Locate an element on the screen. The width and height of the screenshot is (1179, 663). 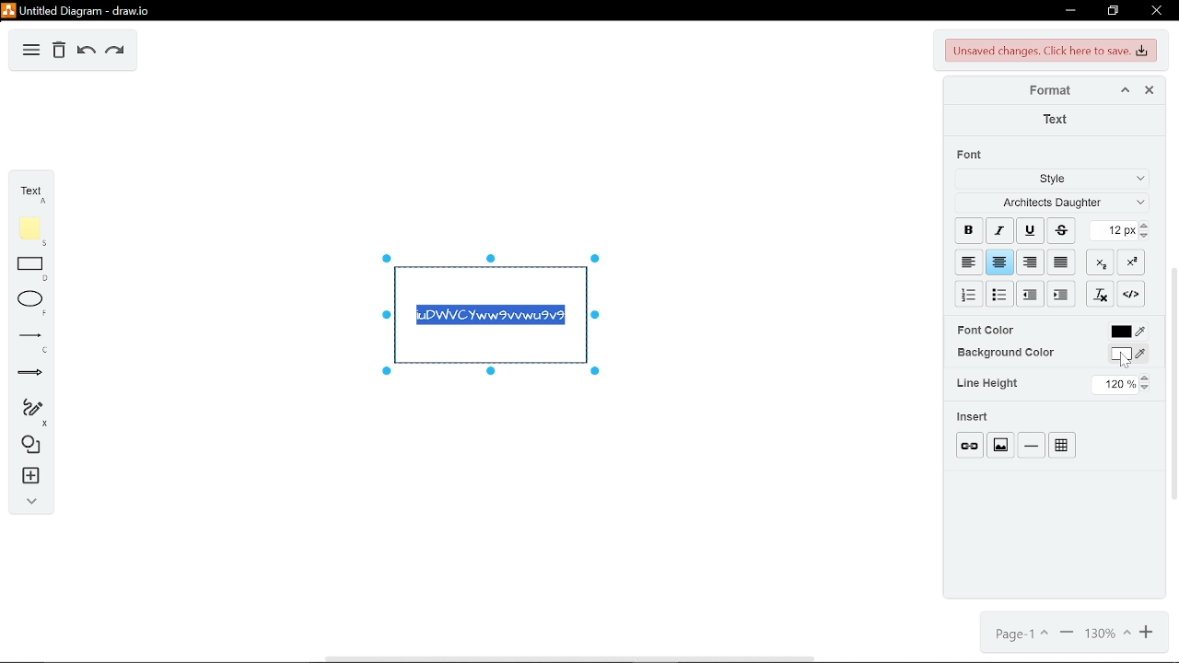
text is located at coordinates (28, 190).